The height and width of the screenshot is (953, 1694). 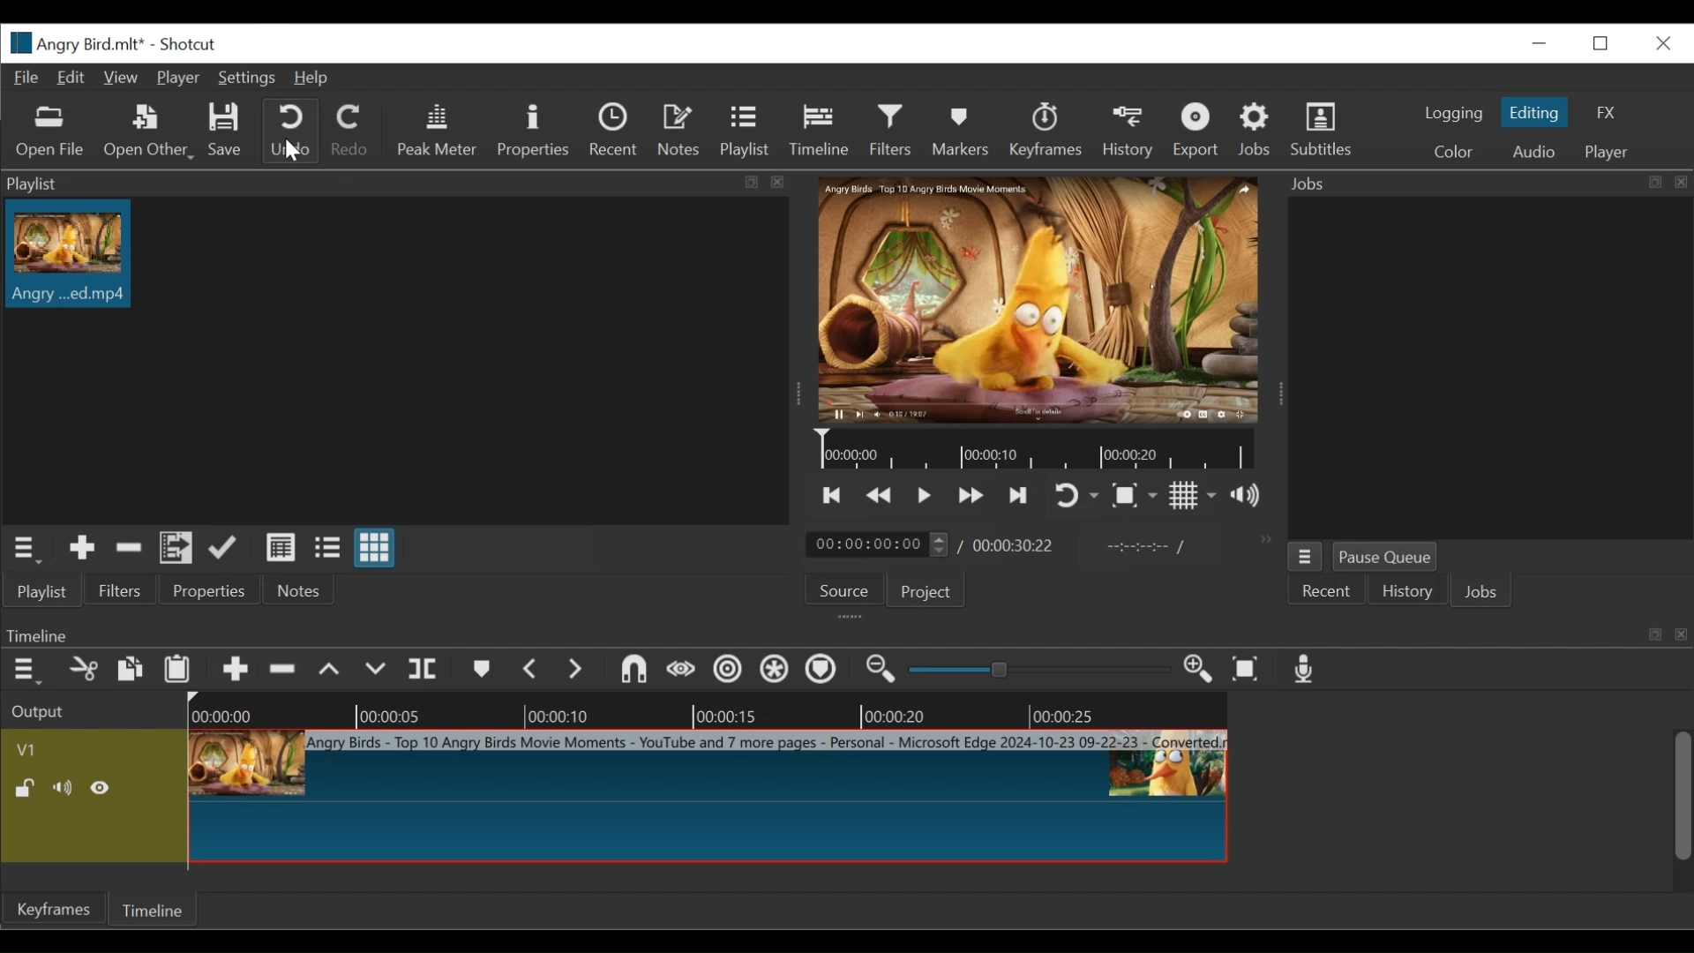 I want to click on Peak Meter, so click(x=433, y=129).